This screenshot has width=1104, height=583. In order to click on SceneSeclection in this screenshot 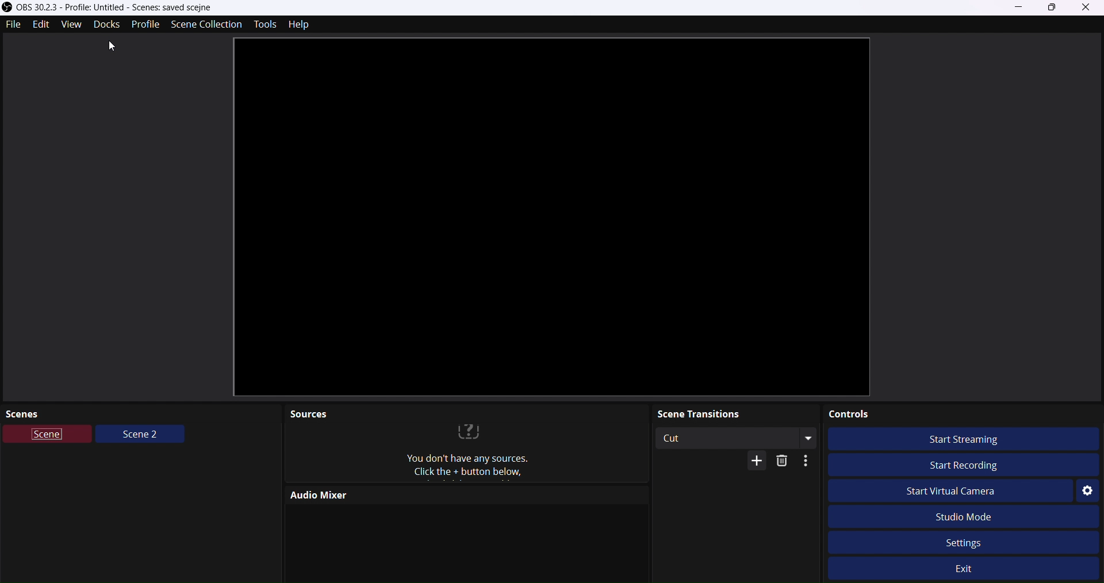, I will do `click(205, 24)`.